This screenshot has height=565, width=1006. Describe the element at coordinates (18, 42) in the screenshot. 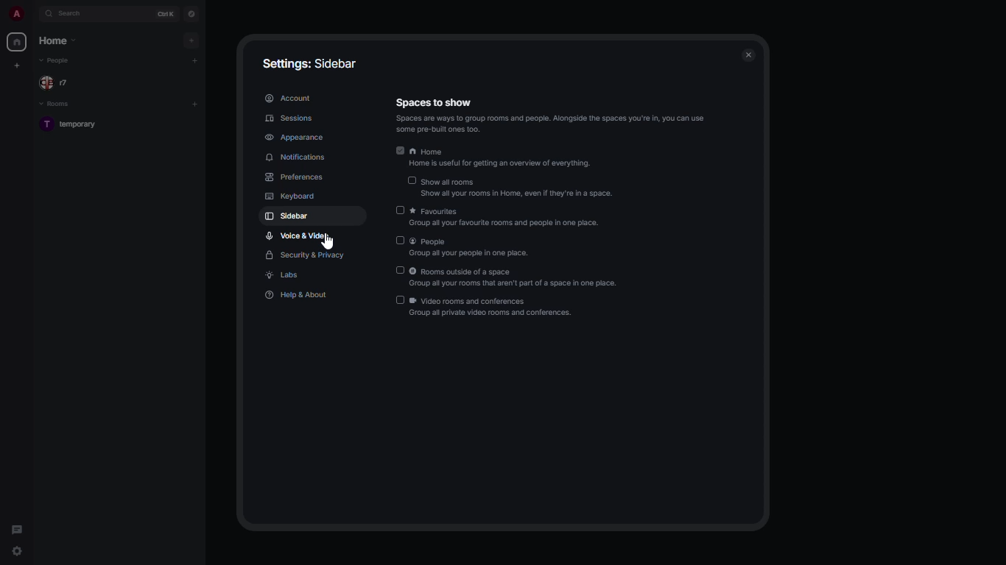

I see `home` at that location.